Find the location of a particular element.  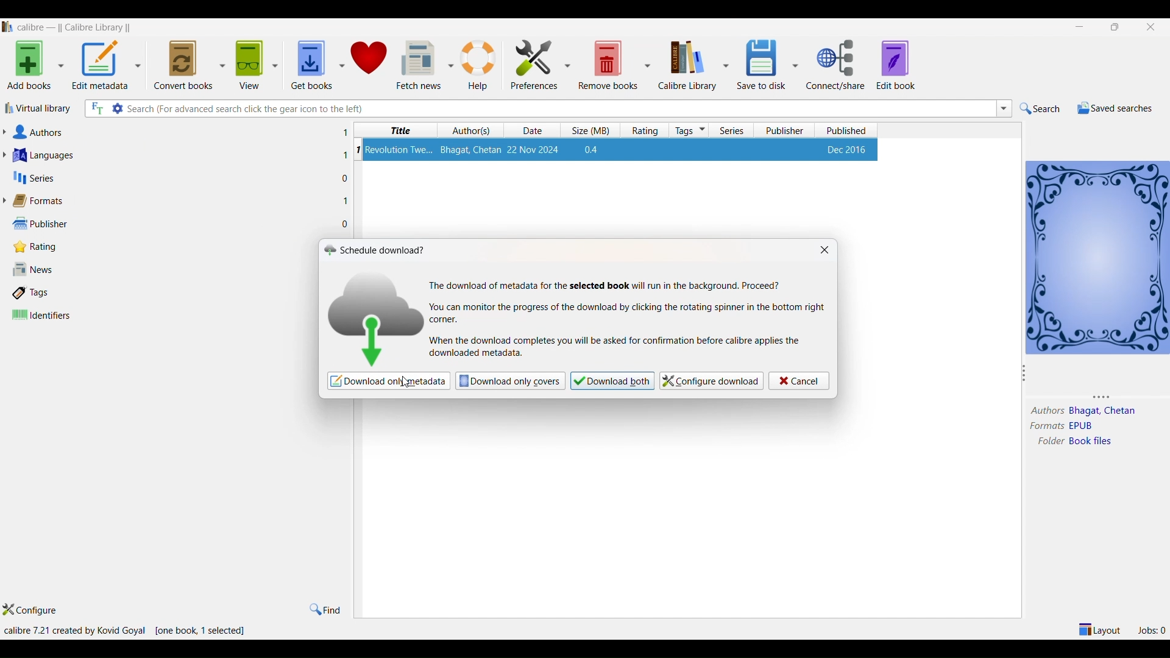

formats is located at coordinates (42, 200).